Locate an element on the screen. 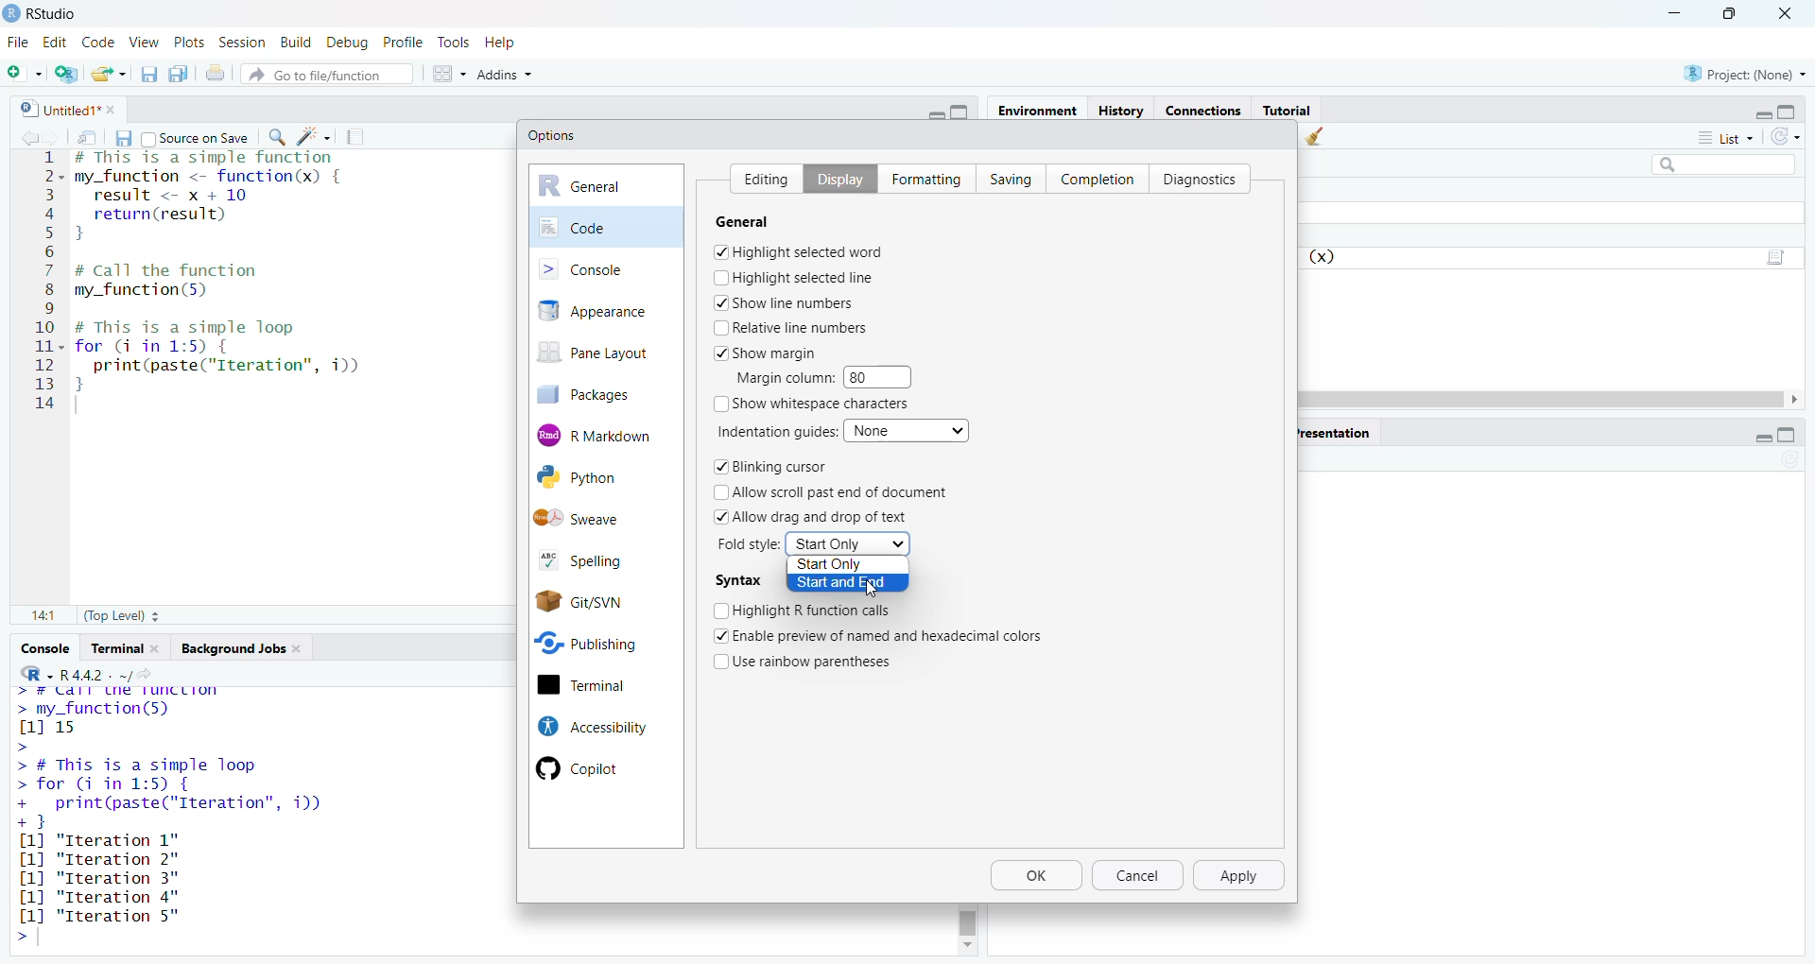  code of a simple function is located at coordinates (234, 198).